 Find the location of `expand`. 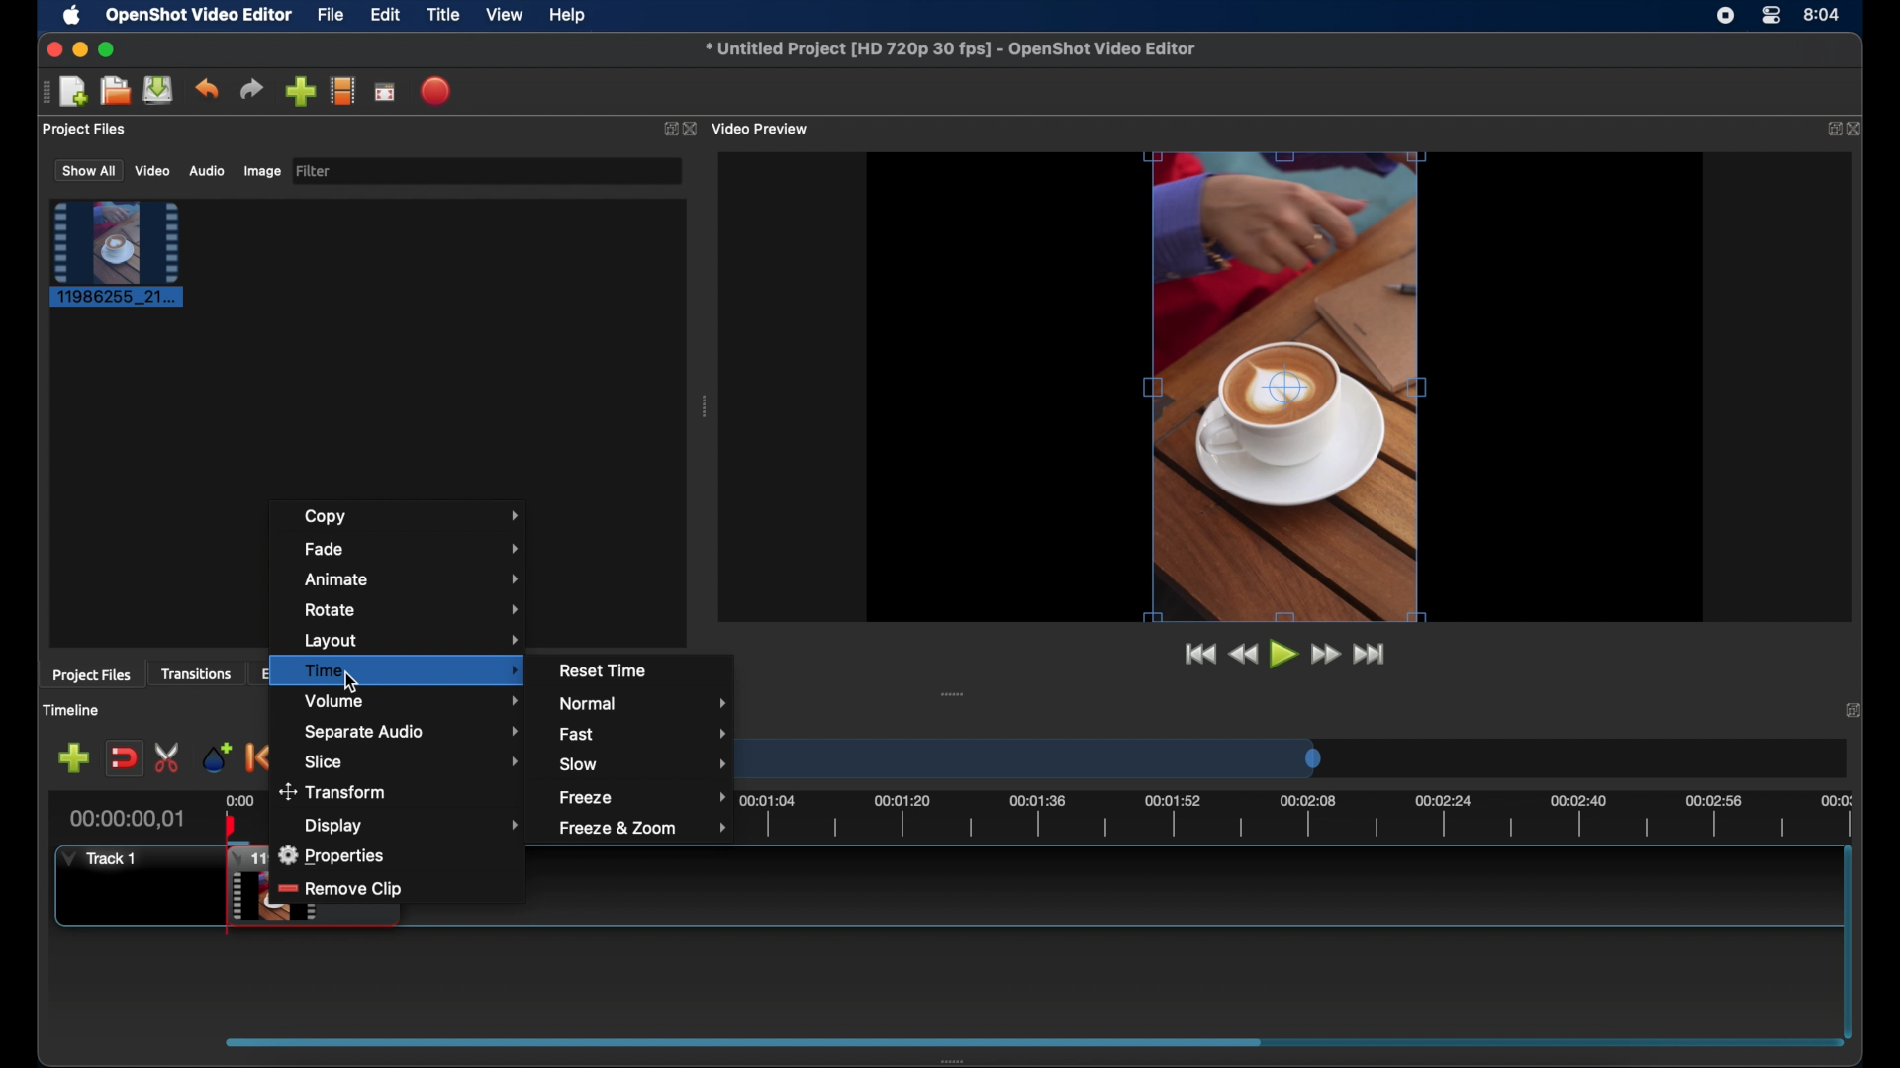

expand is located at coordinates (1829, 130).